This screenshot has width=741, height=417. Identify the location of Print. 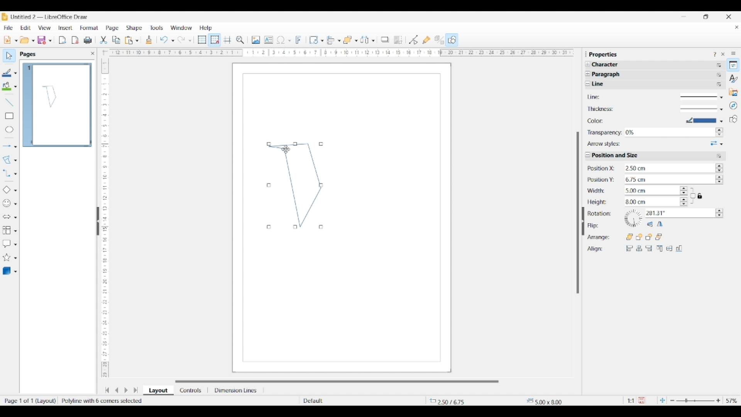
(88, 40).